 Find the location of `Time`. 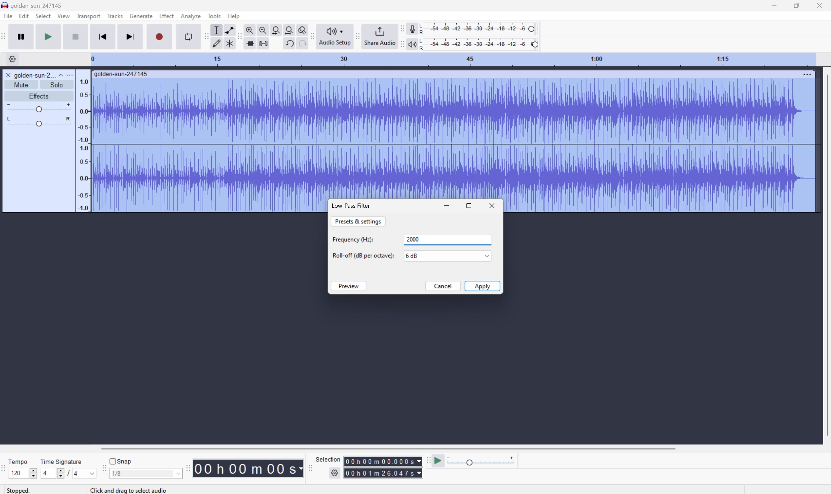

Time is located at coordinates (248, 467).